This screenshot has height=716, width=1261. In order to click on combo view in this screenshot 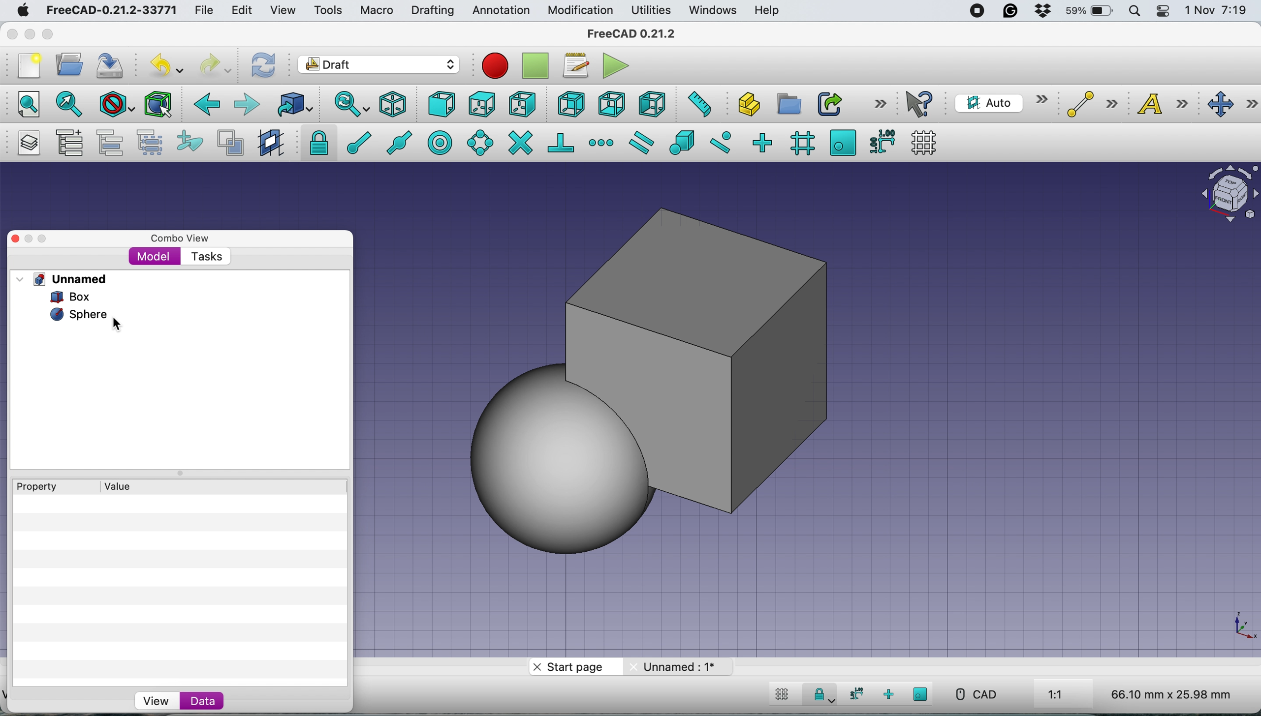, I will do `click(180, 239)`.